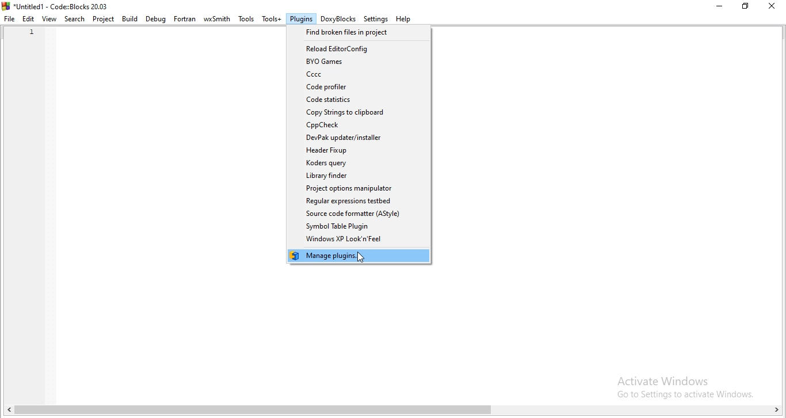 This screenshot has width=786, height=418. I want to click on *Untitled1 - Code::Blocks 20.03, so click(56, 6).